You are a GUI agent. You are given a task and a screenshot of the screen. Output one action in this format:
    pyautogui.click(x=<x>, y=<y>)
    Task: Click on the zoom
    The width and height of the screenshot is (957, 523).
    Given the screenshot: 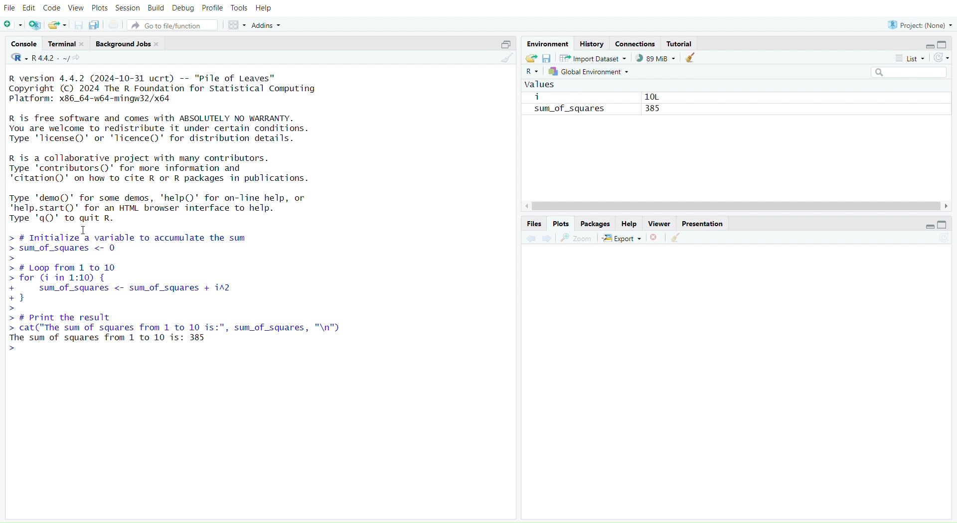 What is the action you would take?
    pyautogui.click(x=576, y=239)
    